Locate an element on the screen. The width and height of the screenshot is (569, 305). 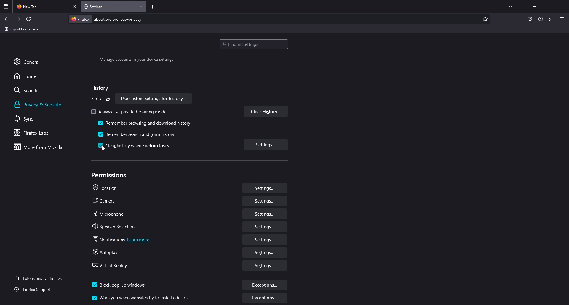
search bar: about preferences#privacy is located at coordinates (117, 19).